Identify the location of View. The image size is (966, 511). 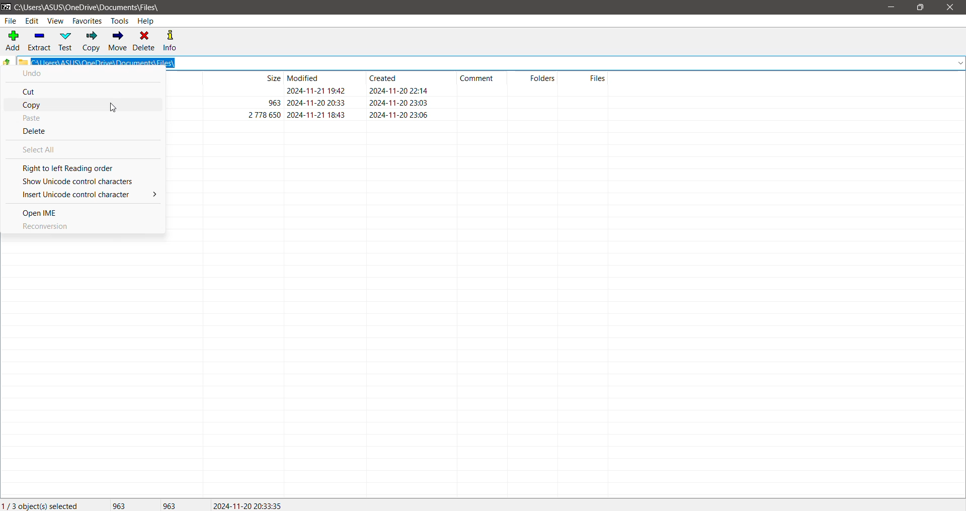
(55, 21).